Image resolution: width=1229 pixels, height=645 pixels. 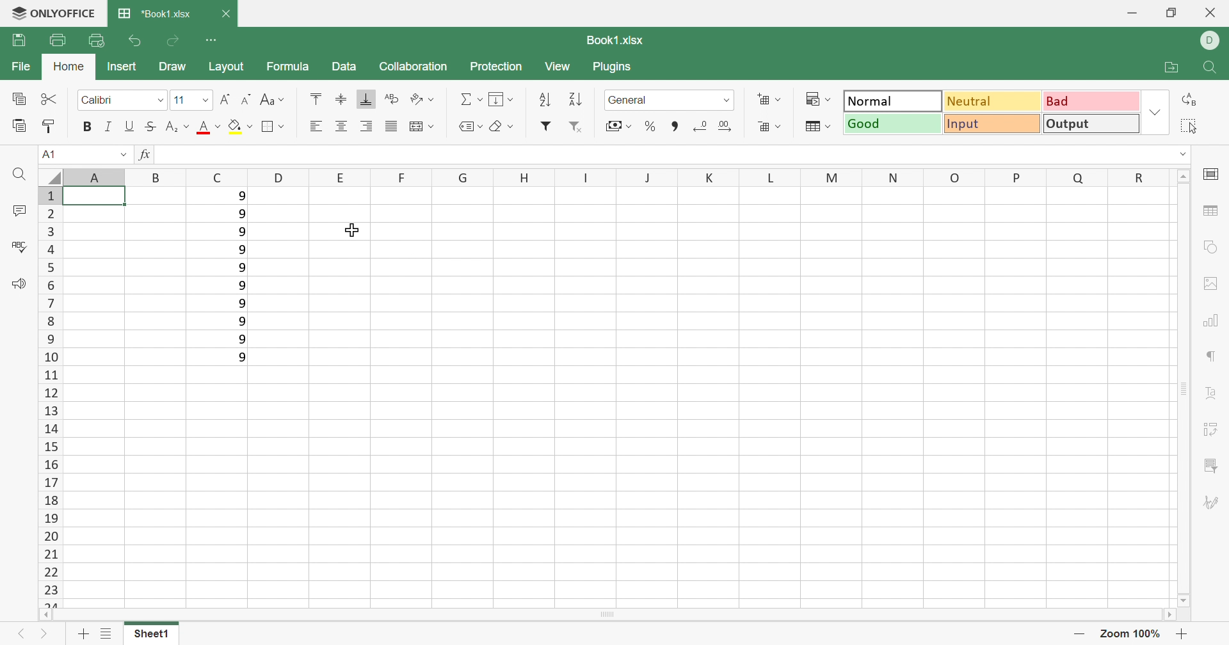 What do you see at coordinates (208, 129) in the screenshot?
I see `Font color` at bounding box center [208, 129].